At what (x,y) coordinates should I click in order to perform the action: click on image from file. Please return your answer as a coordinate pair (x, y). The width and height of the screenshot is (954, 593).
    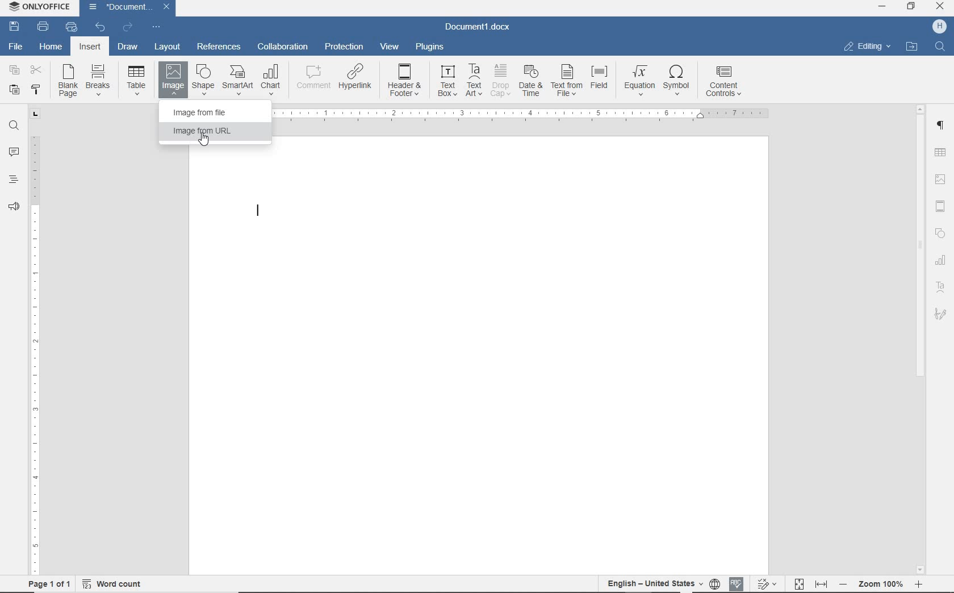
    Looking at the image, I should click on (202, 112).